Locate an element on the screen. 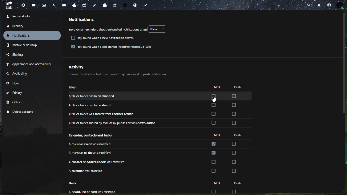 Image resolution: width=347 pixels, height=195 pixels. check box is located at coordinates (234, 191).